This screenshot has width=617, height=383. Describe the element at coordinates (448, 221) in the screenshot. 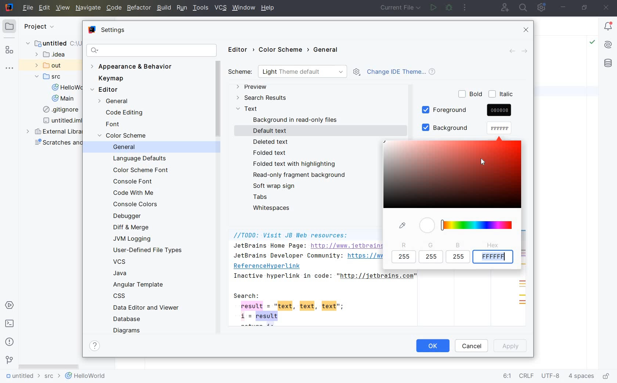

I see `COLOR PIGMENTS` at that location.